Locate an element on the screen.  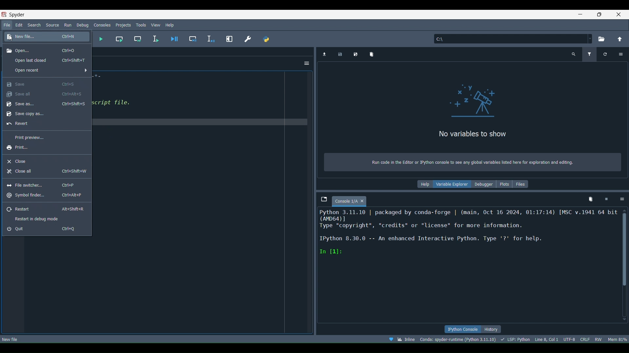
Open is located at coordinates (42, 50).